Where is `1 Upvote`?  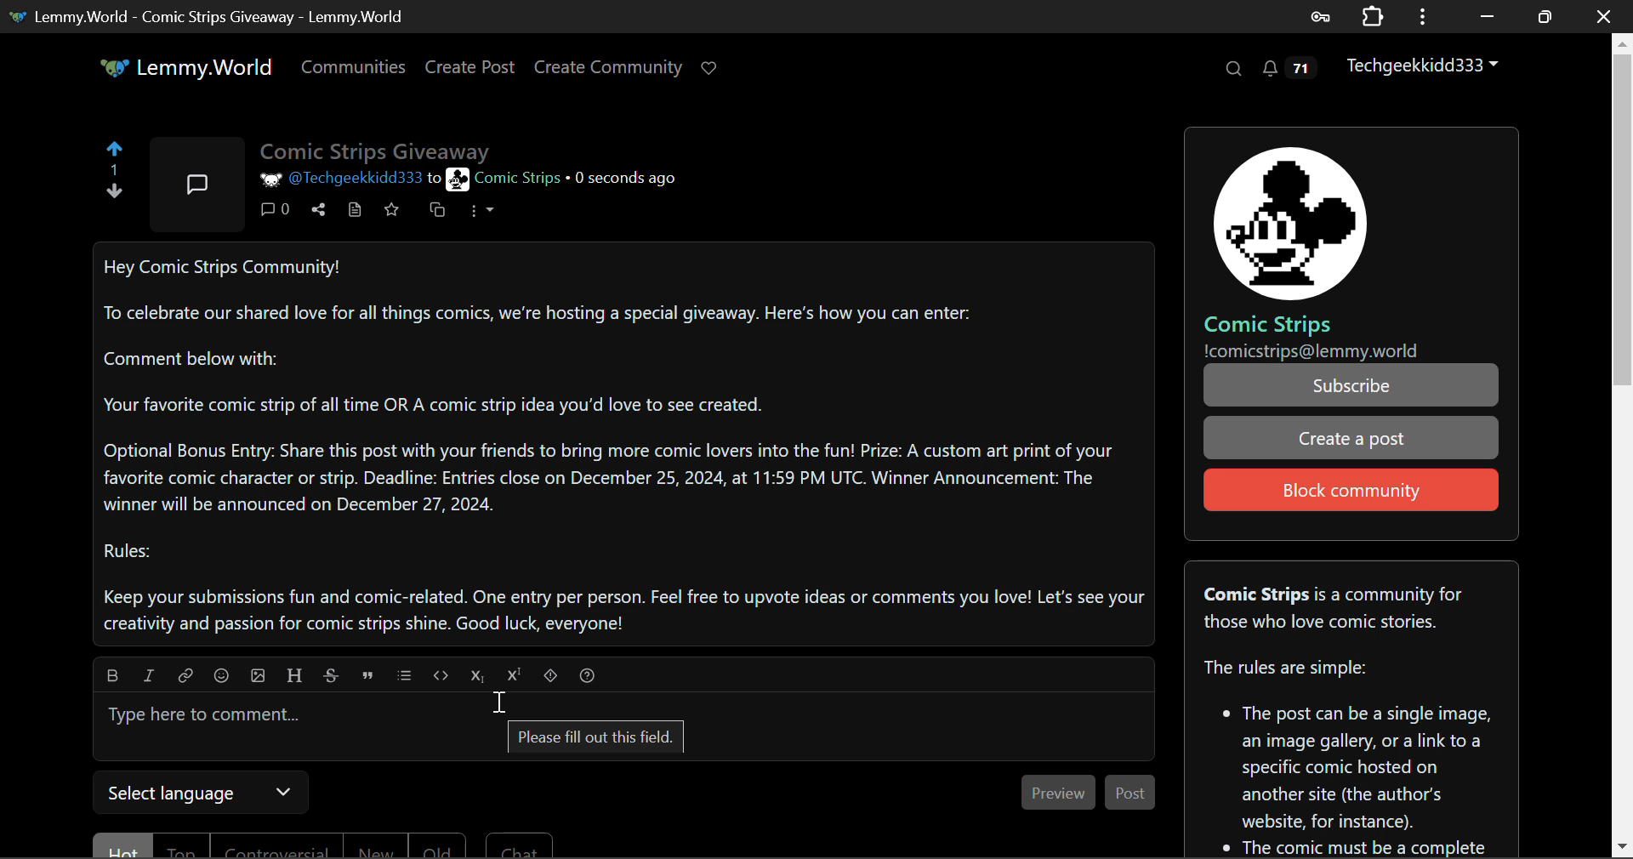 1 Upvote is located at coordinates (113, 170).